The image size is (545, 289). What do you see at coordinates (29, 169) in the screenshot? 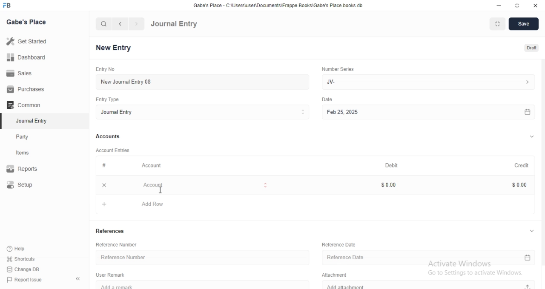
I see `Report` at bounding box center [29, 169].